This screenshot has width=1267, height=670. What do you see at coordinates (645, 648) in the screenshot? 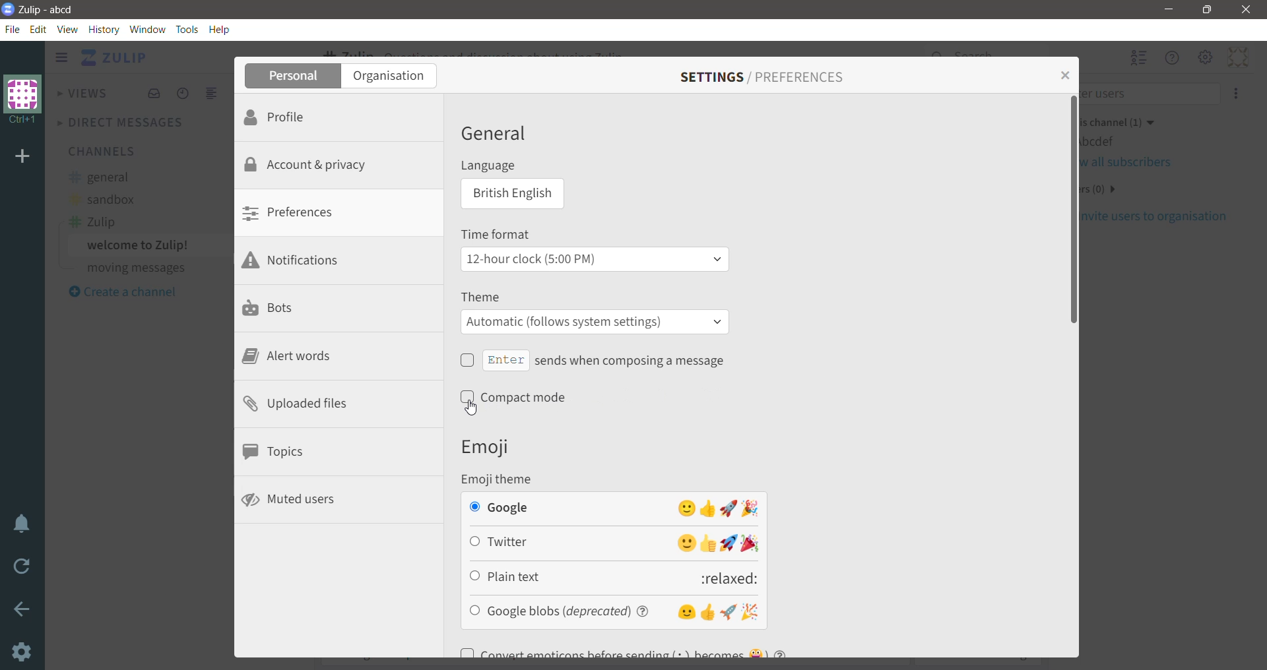
I see `Convert emoticons before sending - Click to enable/disable` at bounding box center [645, 648].